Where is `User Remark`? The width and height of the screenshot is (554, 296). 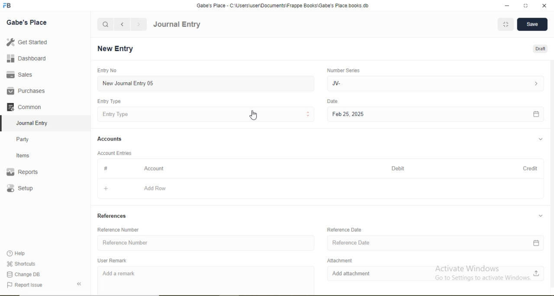 User Remark is located at coordinates (113, 260).